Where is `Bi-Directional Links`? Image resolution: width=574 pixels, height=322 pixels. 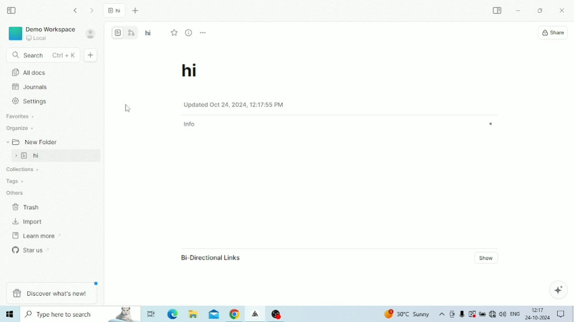
Bi-Directional Links is located at coordinates (210, 257).